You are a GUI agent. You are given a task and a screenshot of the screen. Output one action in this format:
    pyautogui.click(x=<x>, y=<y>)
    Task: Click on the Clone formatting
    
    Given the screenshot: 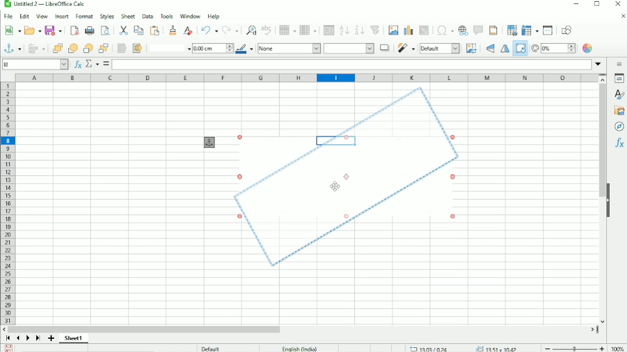 What is the action you would take?
    pyautogui.click(x=172, y=30)
    